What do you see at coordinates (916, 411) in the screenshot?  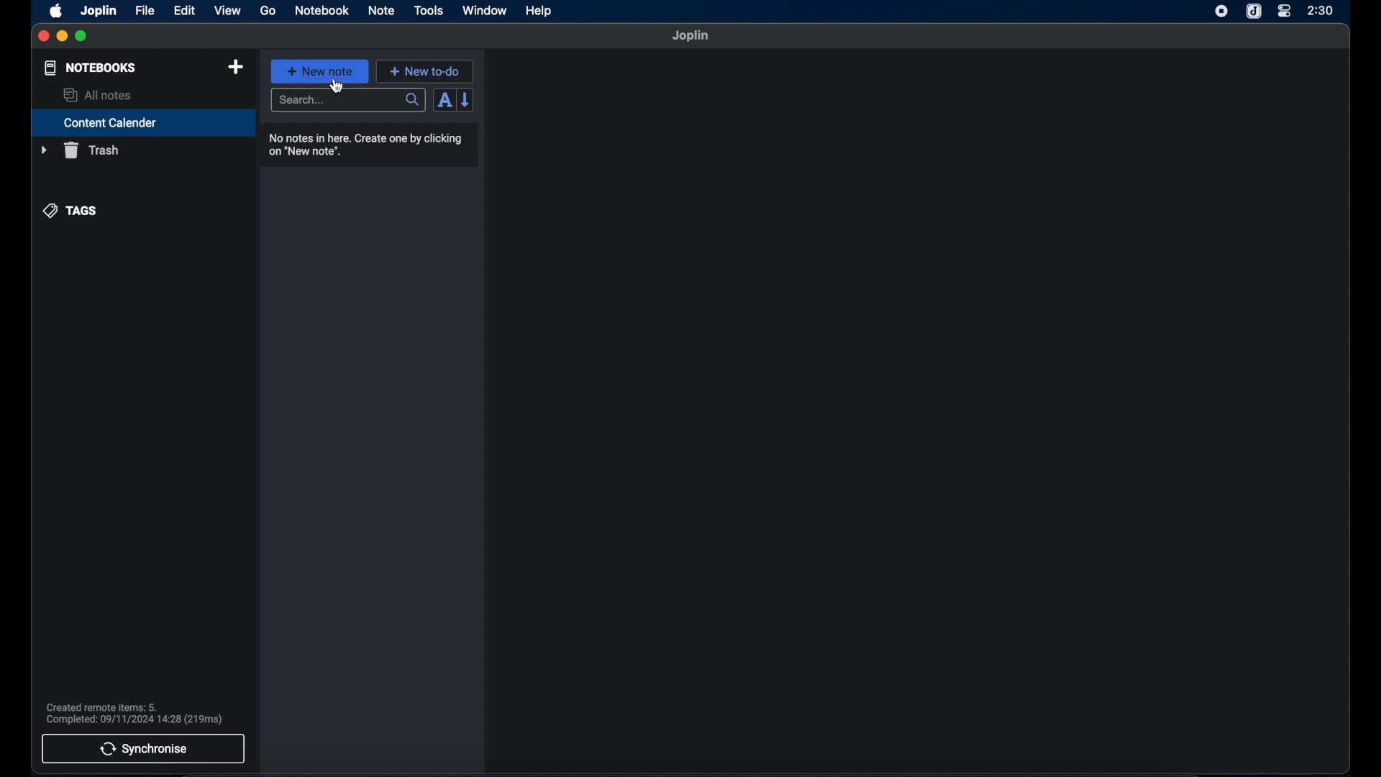 I see `empty state` at bounding box center [916, 411].